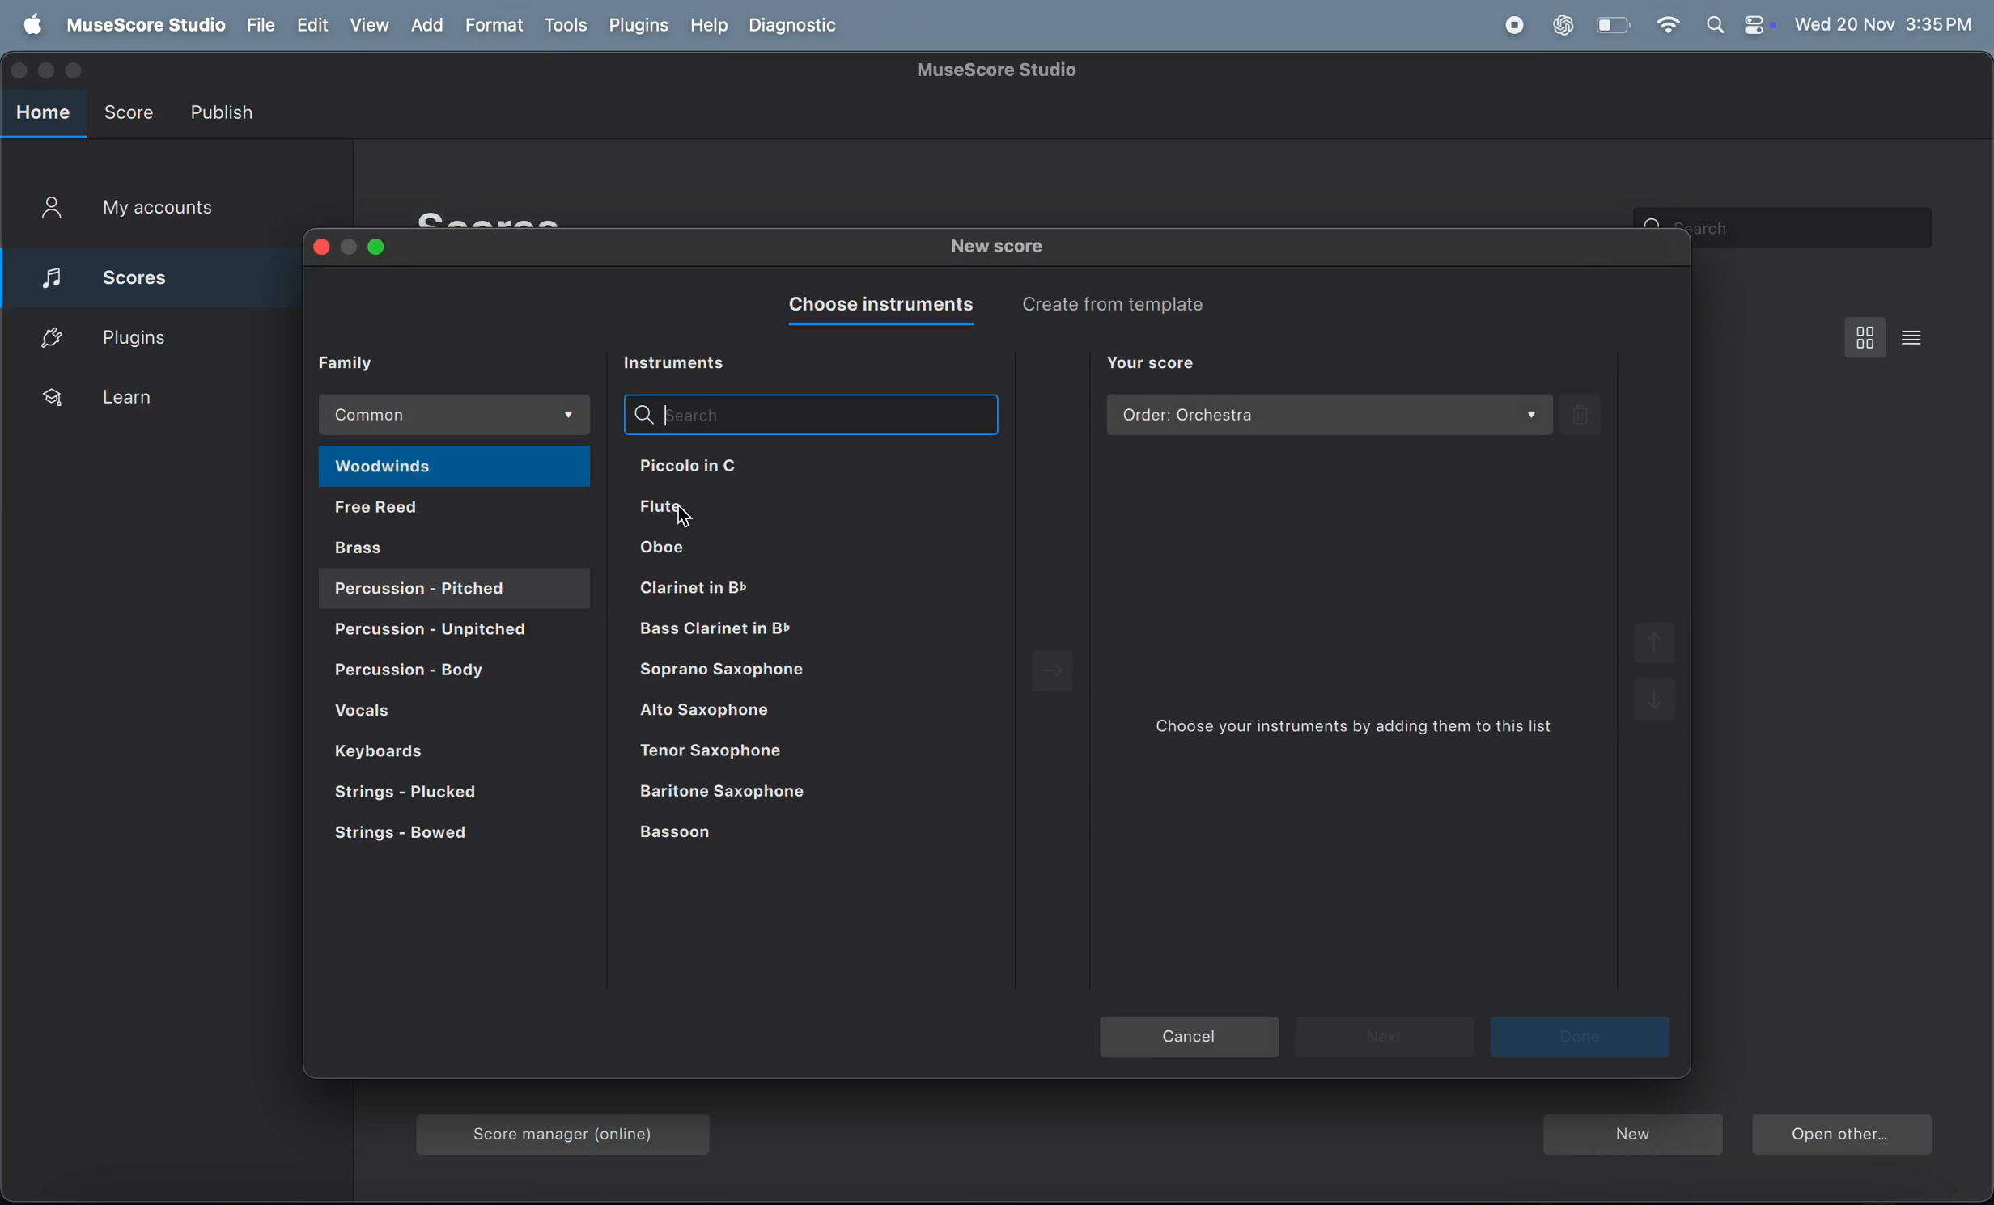 Image resolution: width=1994 pixels, height=1205 pixels. What do you see at coordinates (1818, 228) in the screenshot?
I see `search` at bounding box center [1818, 228].